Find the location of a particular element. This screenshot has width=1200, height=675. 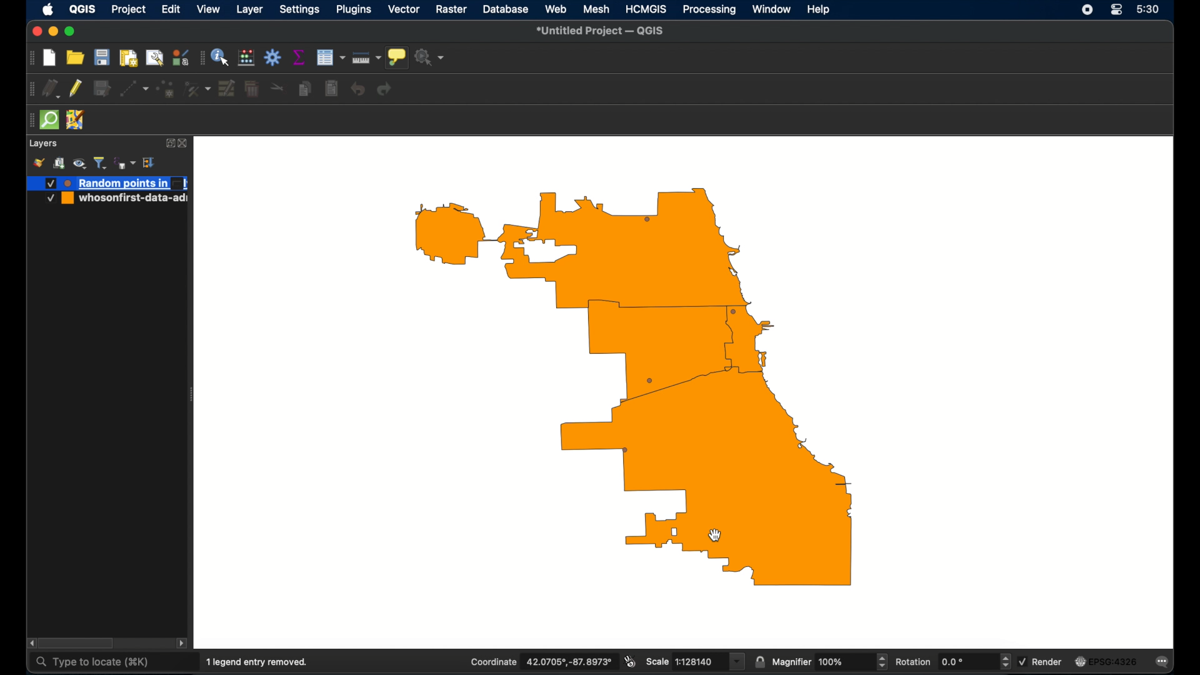

style manager is located at coordinates (38, 163).